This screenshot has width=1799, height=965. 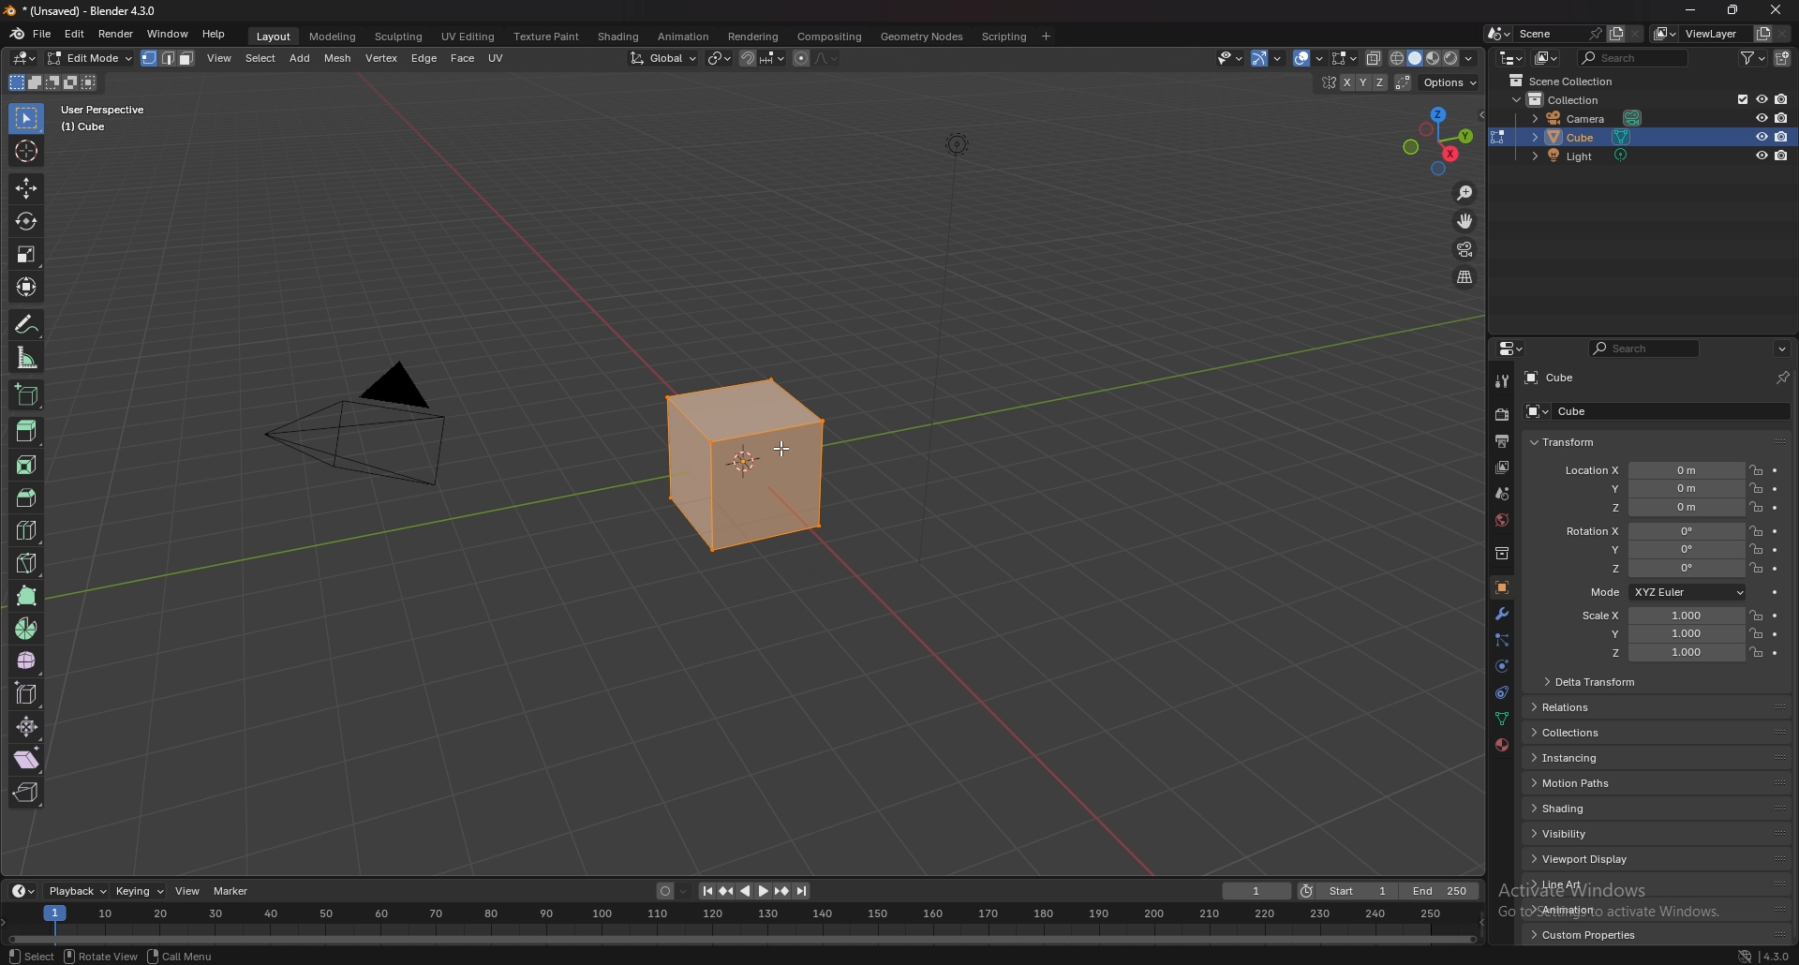 What do you see at coordinates (373, 419) in the screenshot?
I see `camera` at bounding box center [373, 419].